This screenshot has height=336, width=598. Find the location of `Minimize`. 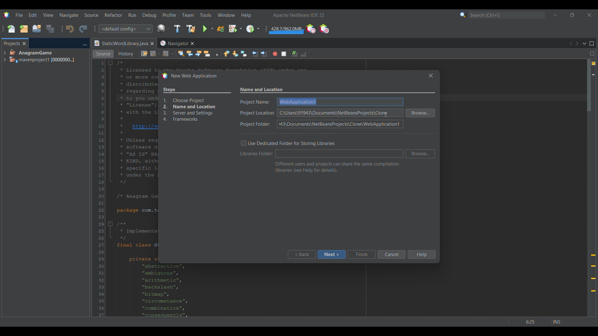

Minimize is located at coordinates (85, 44).